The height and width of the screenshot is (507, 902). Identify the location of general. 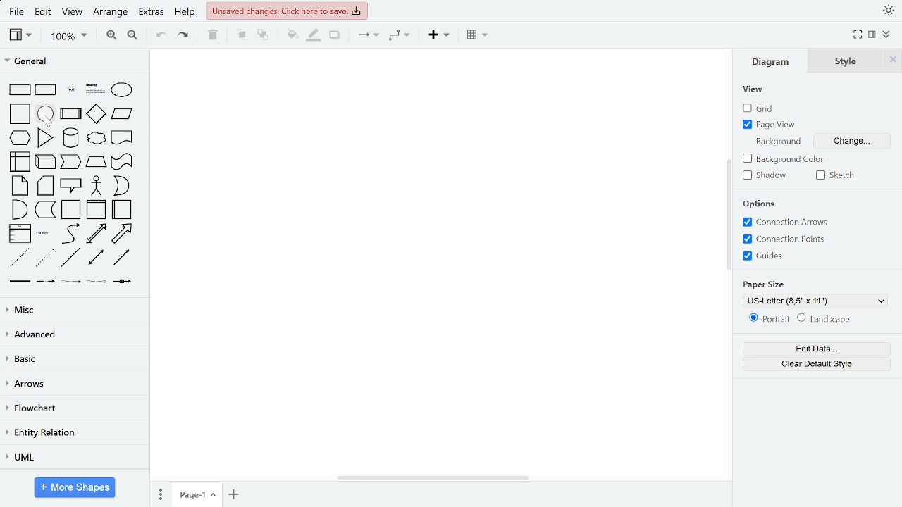
(73, 62).